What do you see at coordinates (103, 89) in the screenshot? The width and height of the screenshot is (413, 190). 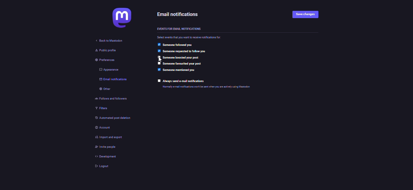 I see `other` at bounding box center [103, 89].